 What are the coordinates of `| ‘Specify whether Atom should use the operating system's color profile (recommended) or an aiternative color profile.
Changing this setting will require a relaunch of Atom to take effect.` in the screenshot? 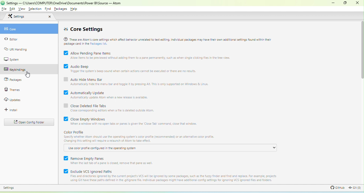 It's located at (138, 139).